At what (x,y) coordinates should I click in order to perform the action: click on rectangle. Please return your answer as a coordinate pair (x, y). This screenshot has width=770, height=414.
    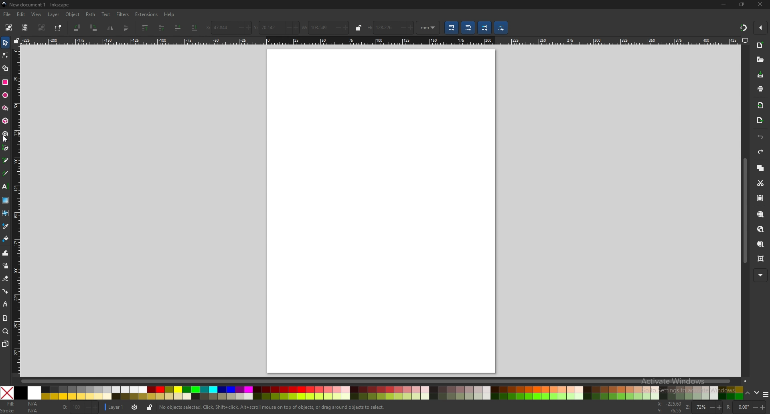
    Looking at the image, I should click on (6, 82).